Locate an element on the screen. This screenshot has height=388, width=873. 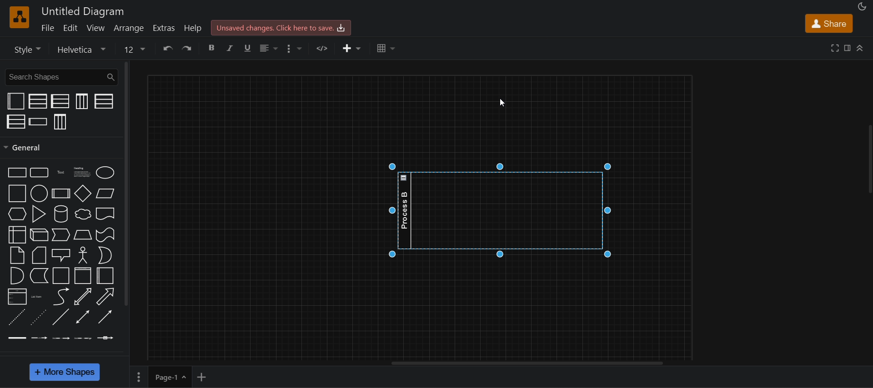
connector with 2 labels is located at coordinates (61, 339).